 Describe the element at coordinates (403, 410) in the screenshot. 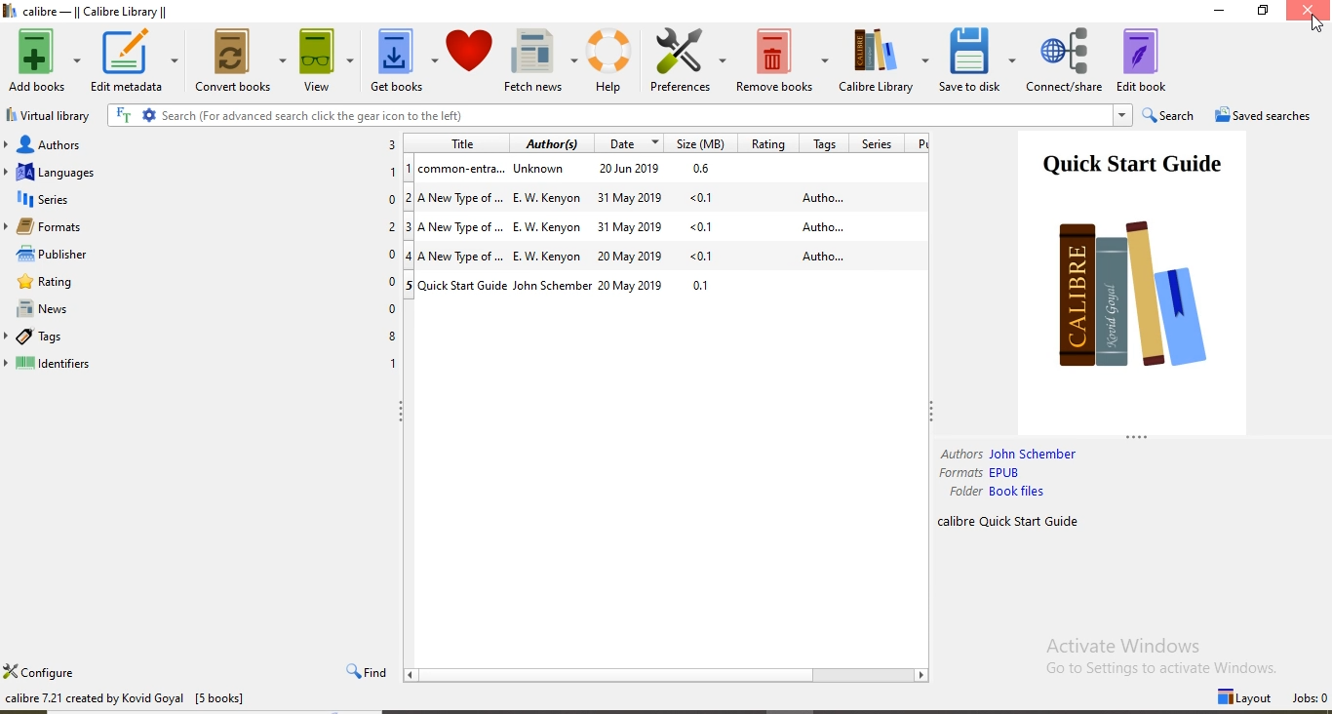

I see `Hide` at that location.